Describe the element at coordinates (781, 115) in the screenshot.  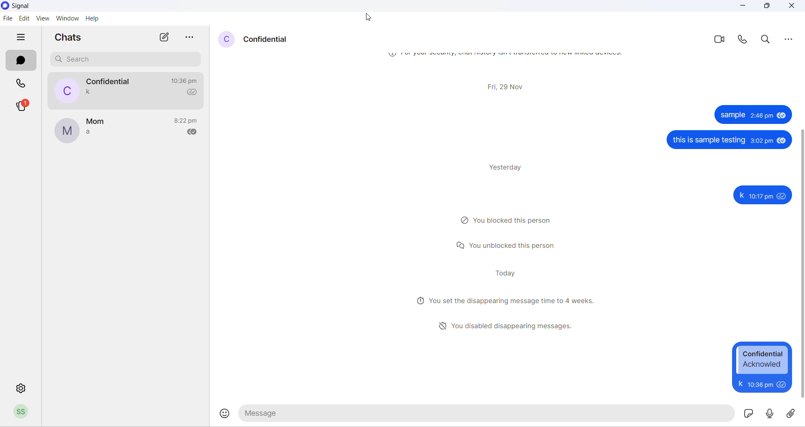
I see `seen` at that location.